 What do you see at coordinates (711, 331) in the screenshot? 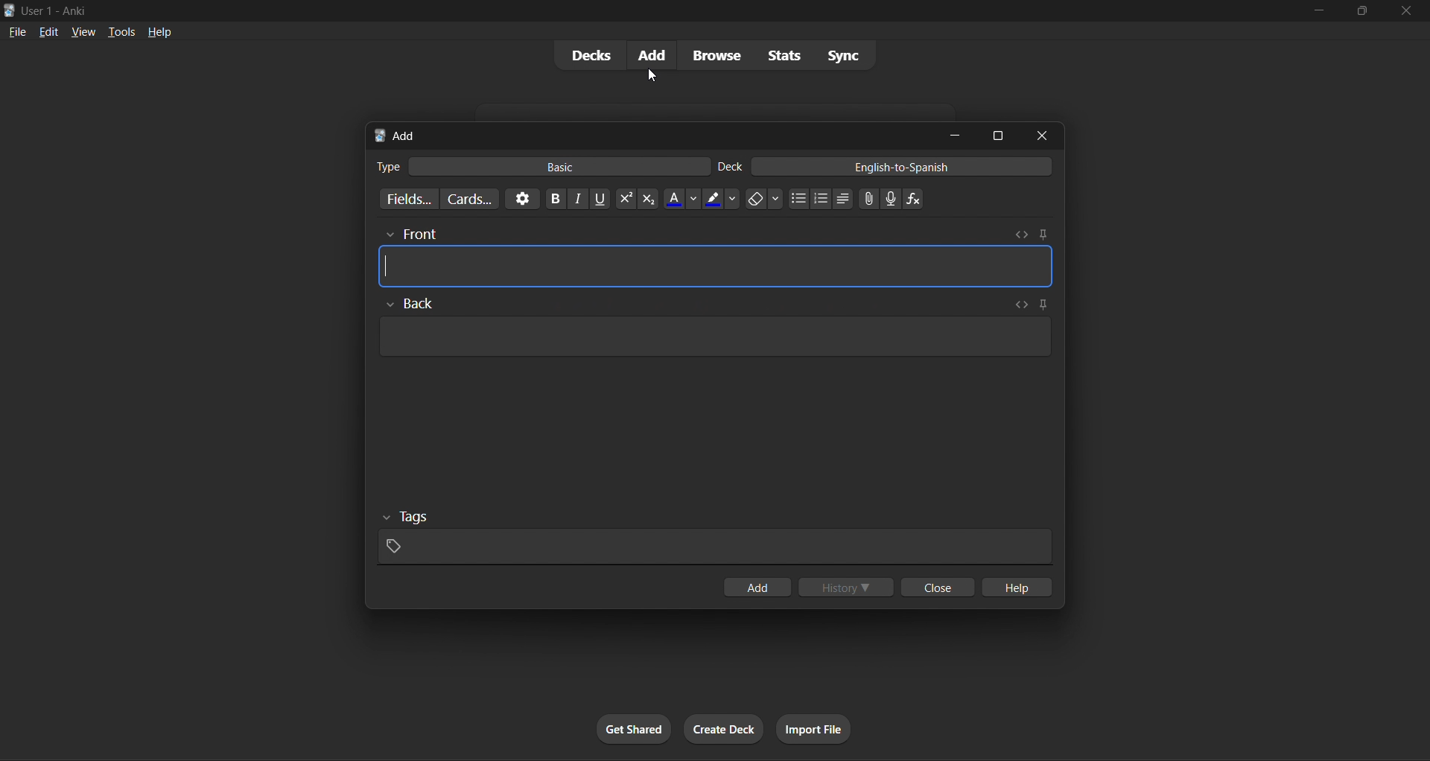
I see `card back text box` at bounding box center [711, 331].